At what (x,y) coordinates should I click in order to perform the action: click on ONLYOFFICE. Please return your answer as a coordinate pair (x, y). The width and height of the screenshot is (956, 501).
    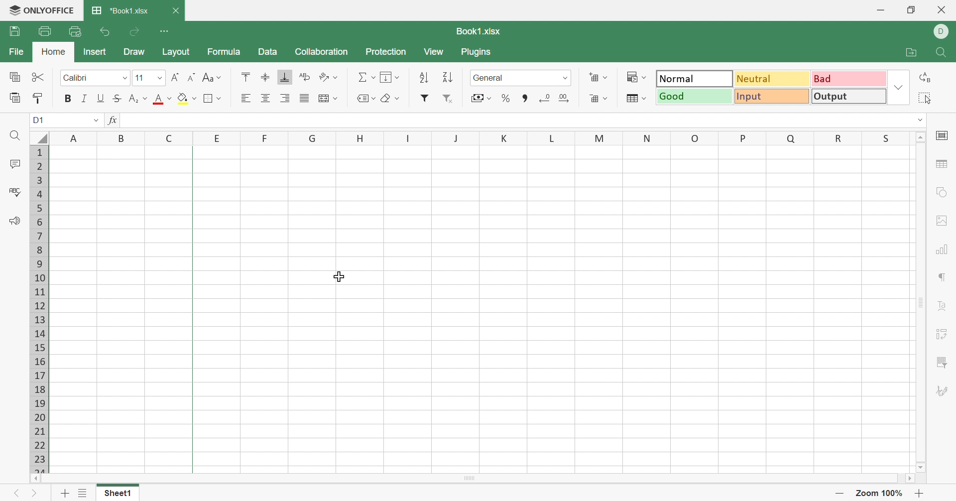
    Looking at the image, I should click on (41, 11).